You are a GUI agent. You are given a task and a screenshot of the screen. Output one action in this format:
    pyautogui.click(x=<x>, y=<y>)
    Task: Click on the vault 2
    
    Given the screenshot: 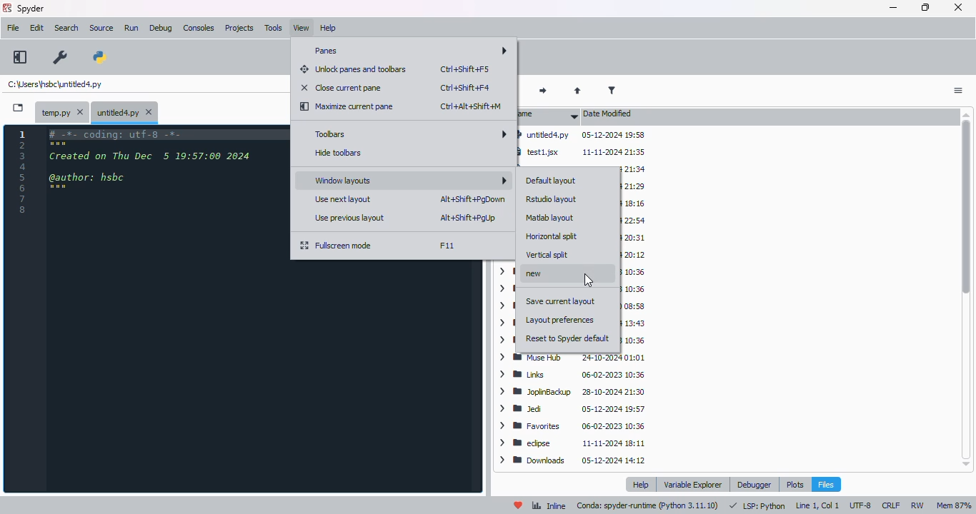 What is the action you would take?
    pyautogui.click(x=636, y=238)
    